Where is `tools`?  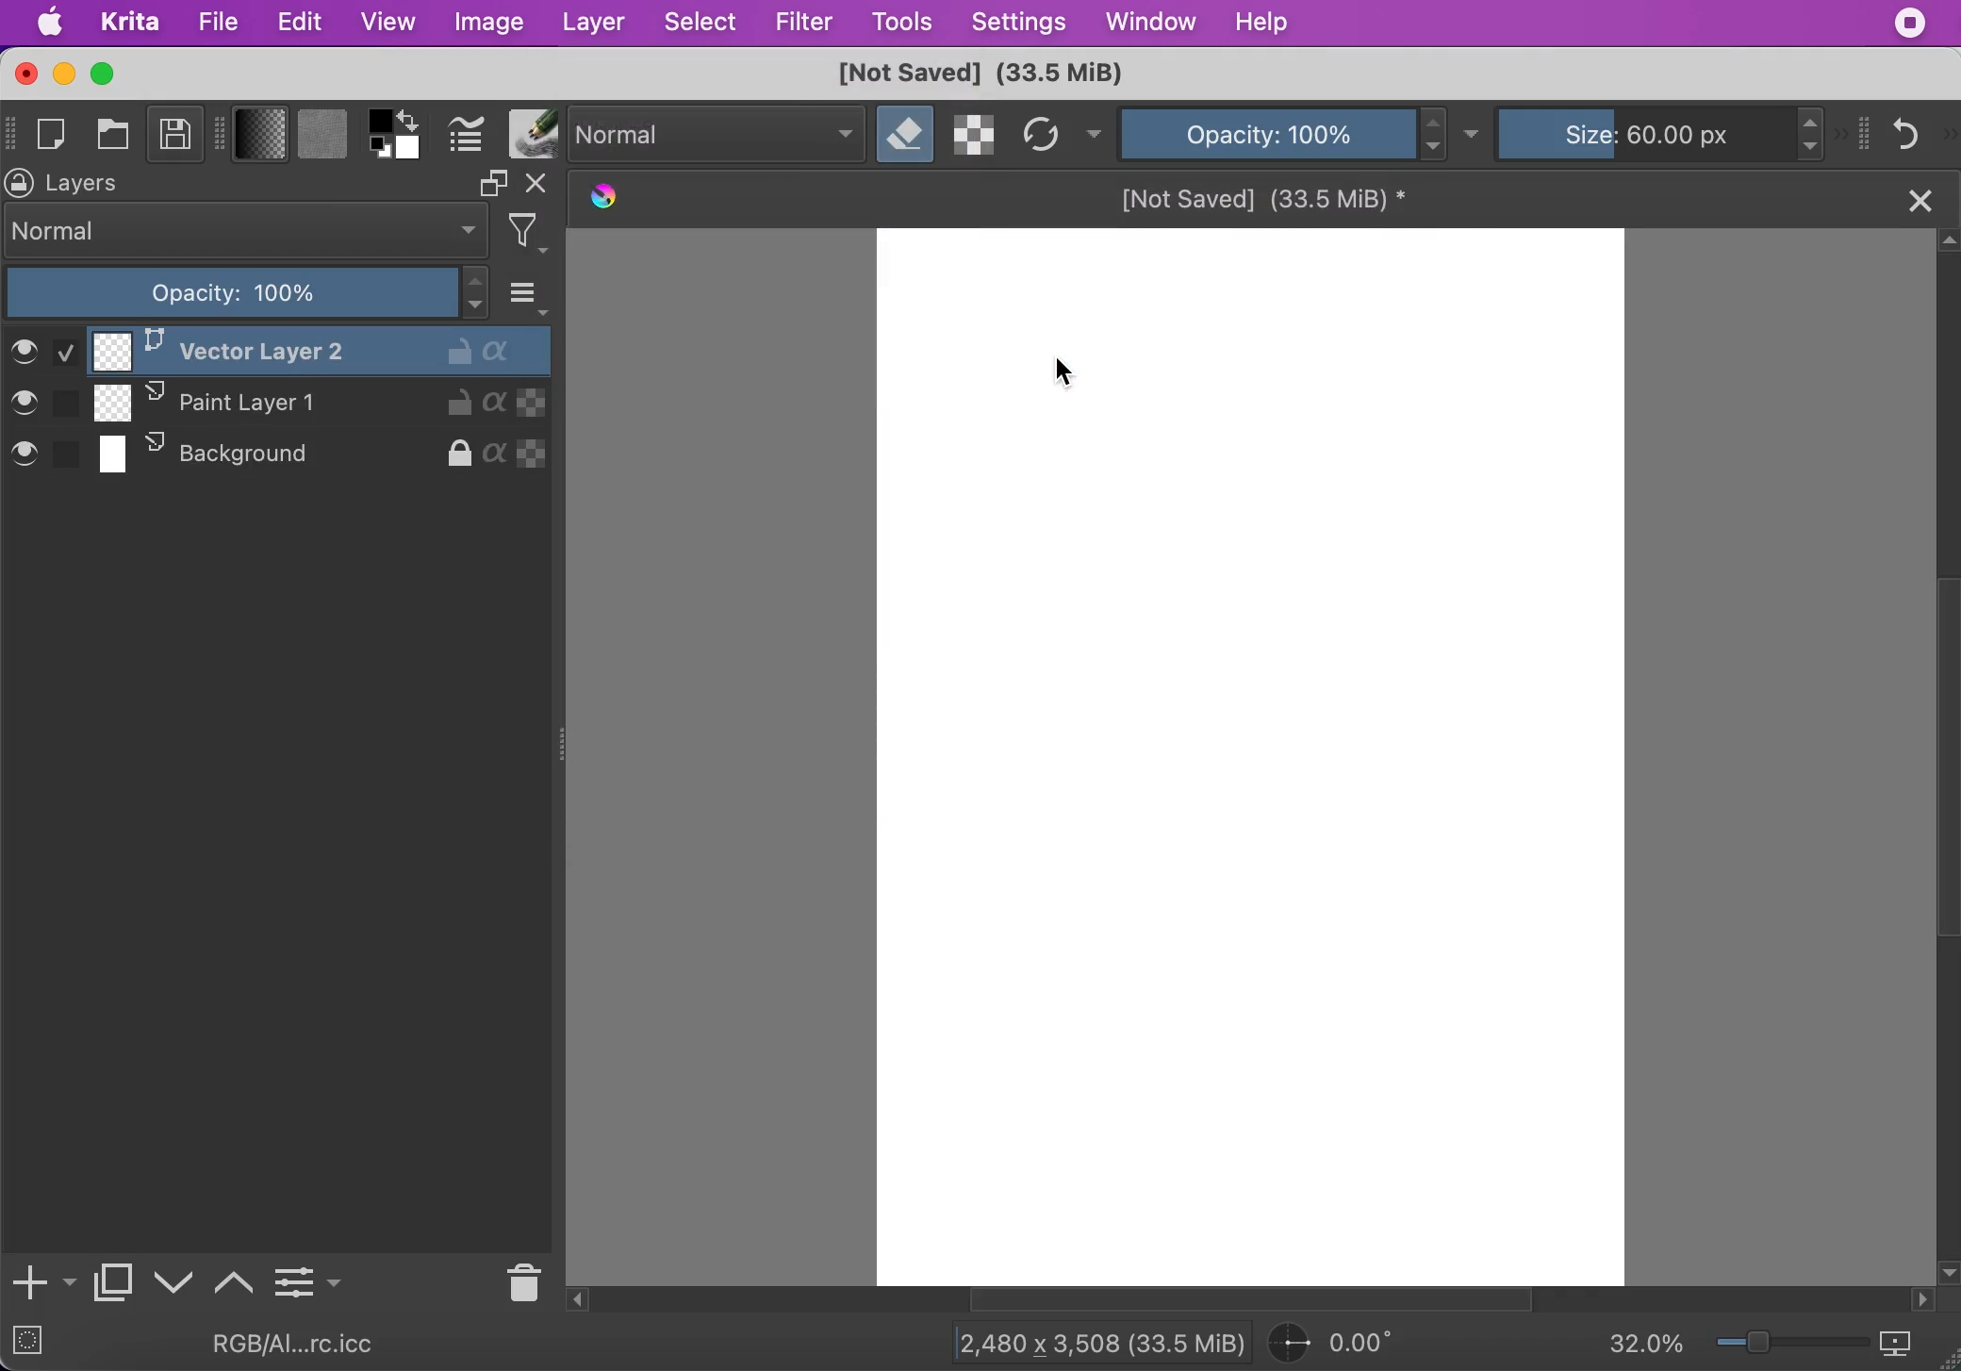 tools is located at coordinates (902, 24).